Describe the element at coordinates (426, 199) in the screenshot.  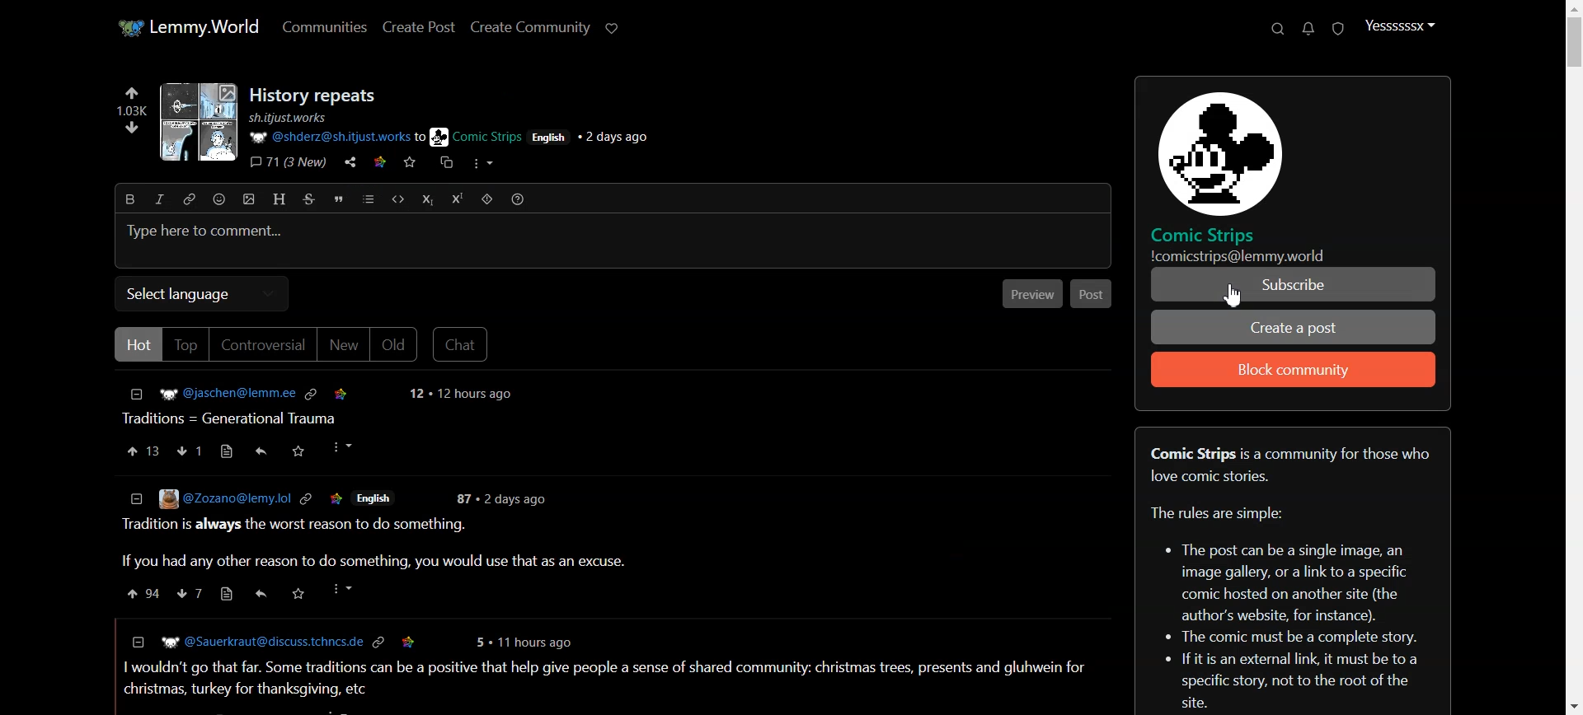
I see `Subscript` at that location.